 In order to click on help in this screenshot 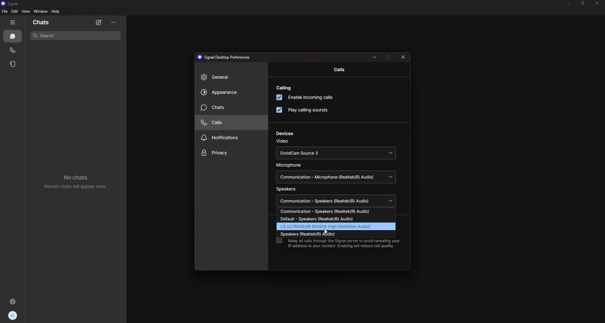, I will do `click(56, 11)`.